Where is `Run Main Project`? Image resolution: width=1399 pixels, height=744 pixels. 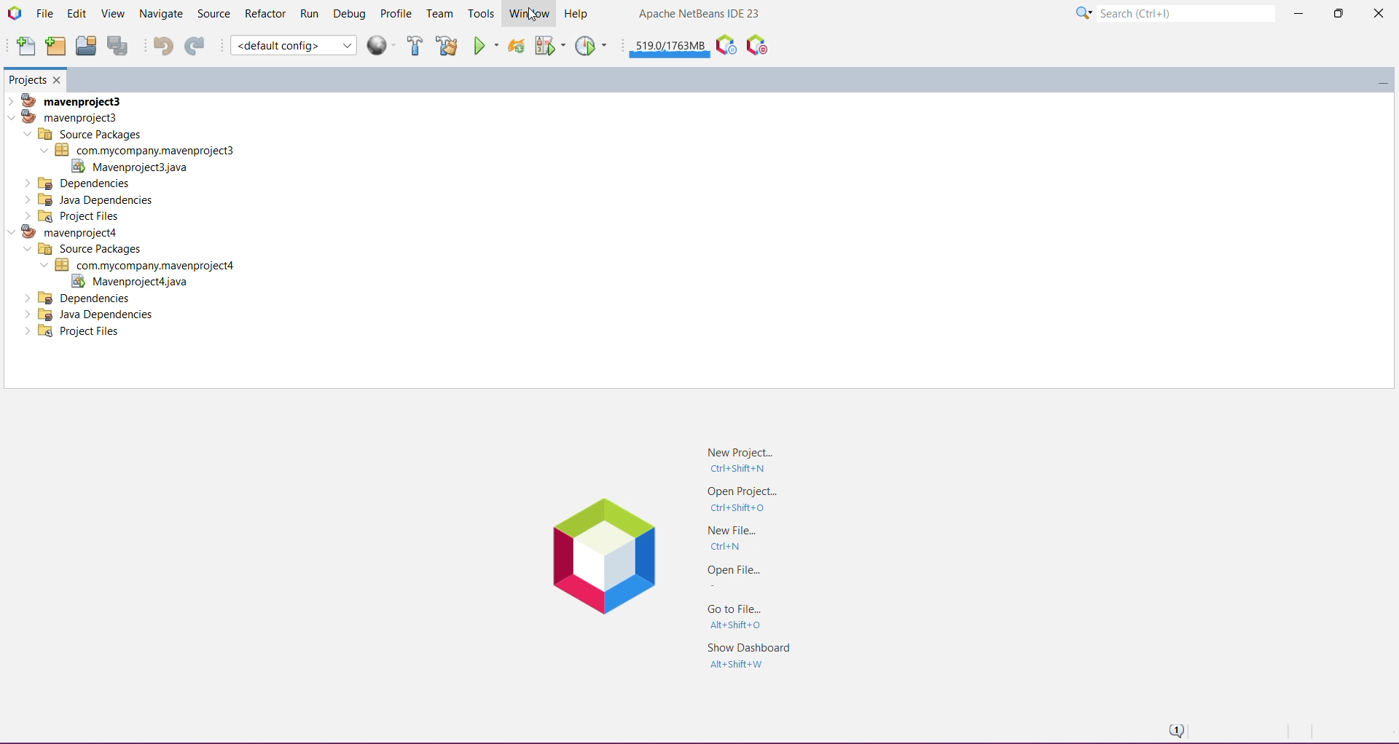
Run Main Project is located at coordinates (486, 45).